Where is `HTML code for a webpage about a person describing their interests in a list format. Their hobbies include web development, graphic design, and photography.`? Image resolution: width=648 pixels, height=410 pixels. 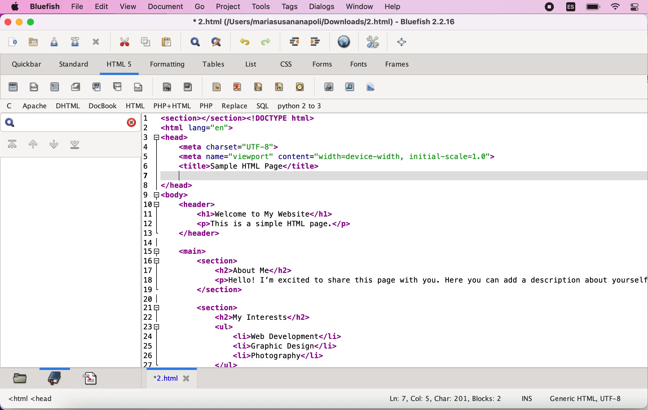
HTML code for a webpage about a person describing their interests in a list format. Their hobbies include web development, graphic design, and photography. is located at coordinates (395, 238).